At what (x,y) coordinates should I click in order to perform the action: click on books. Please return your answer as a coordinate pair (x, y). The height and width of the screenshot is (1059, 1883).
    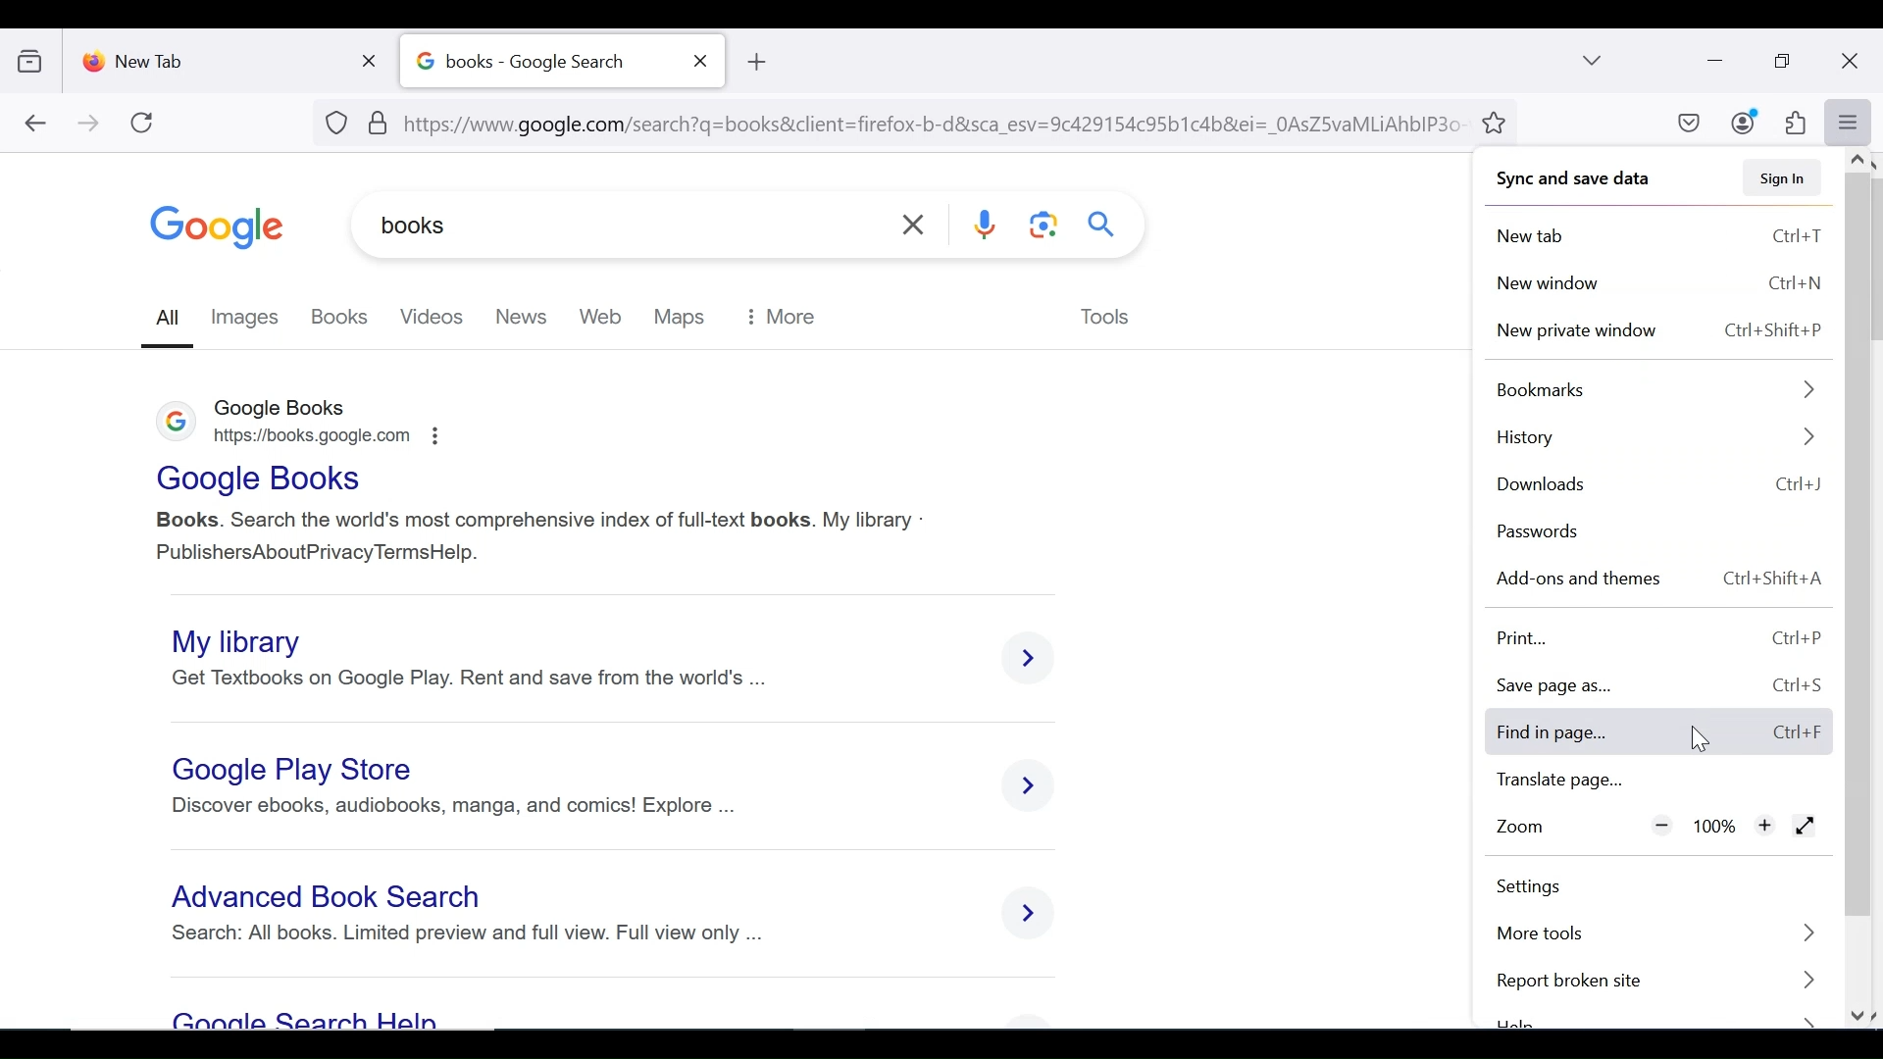
    Looking at the image, I should click on (522, 227).